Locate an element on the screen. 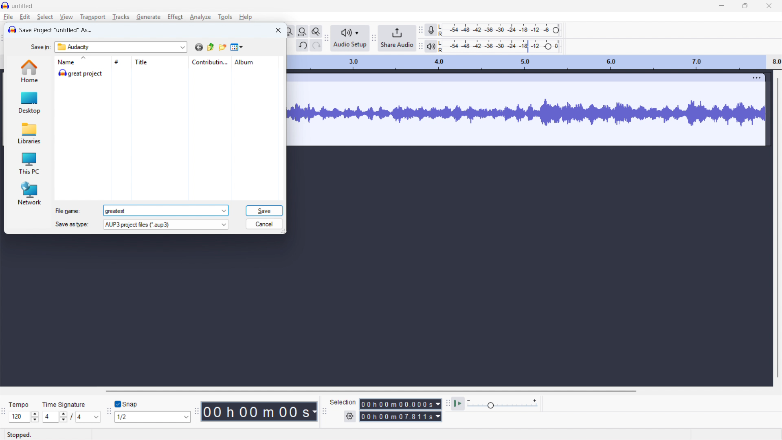  cancel is located at coordinates (265, 224).